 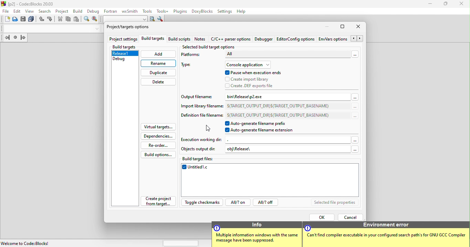 What do you see at coordinates (93, 11) in the screenshot?
I see `debug` at bounding box center [93, 11].